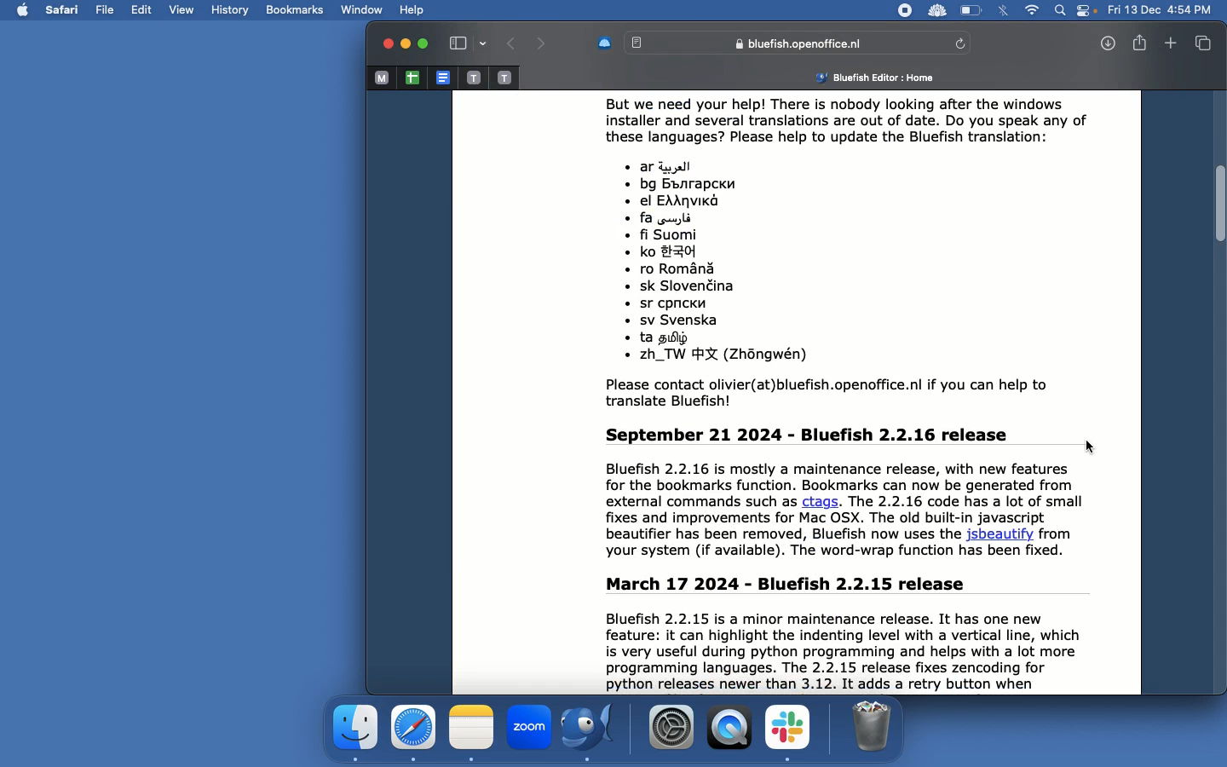 This screenshot has height=767, width=1227. I want to click on Application, so click(354, 730).